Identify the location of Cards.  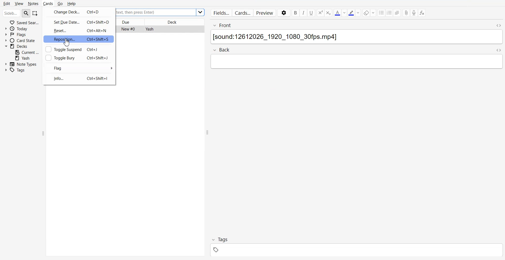
(48, 3).